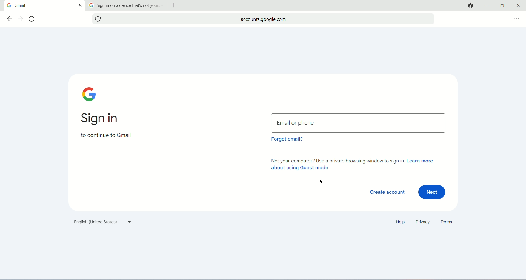 This screenshot has height=280, width=526. What do you see at coordinates (106, 137) in the screenshot?
I see `to continue to gmail` at bounding box center [106, 137].